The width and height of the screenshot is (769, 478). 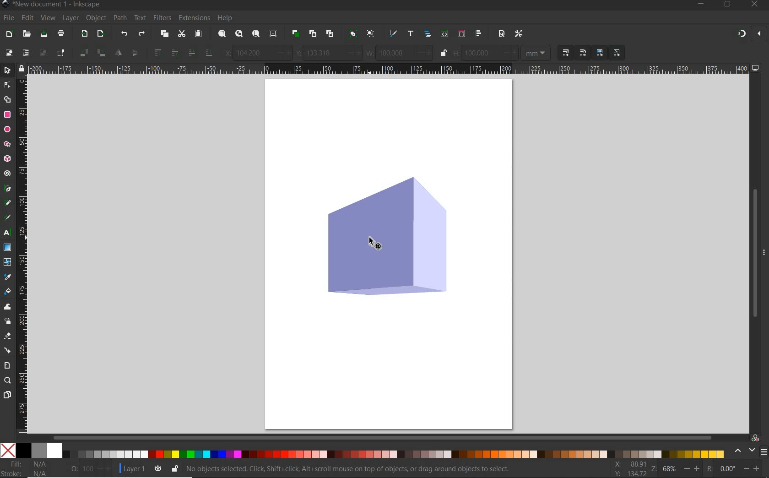 I want to click on OPEN , so click(x=26, y=34).